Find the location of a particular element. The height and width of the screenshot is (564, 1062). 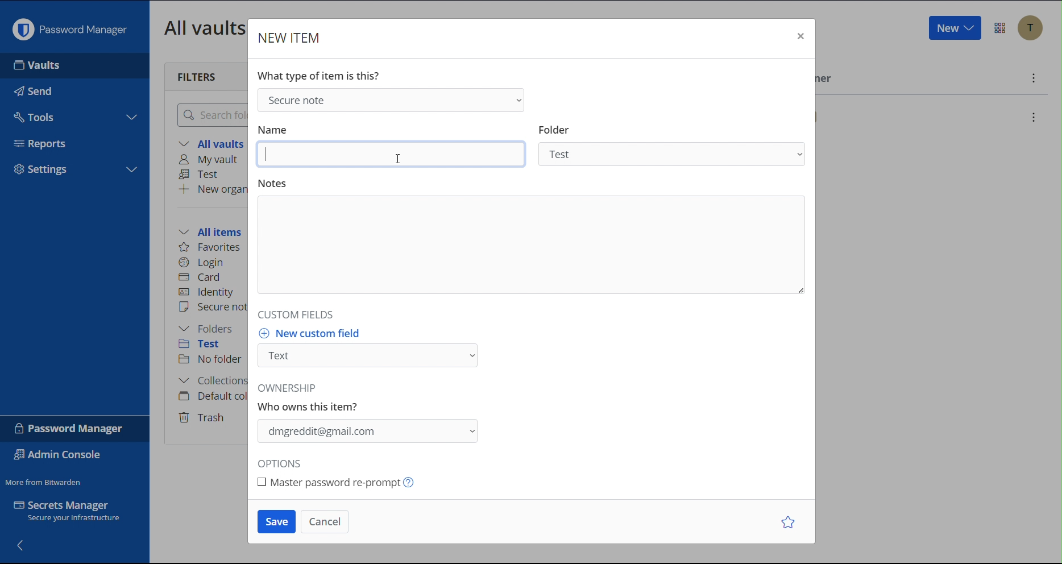

Secure is located at coordinates (212, 308).